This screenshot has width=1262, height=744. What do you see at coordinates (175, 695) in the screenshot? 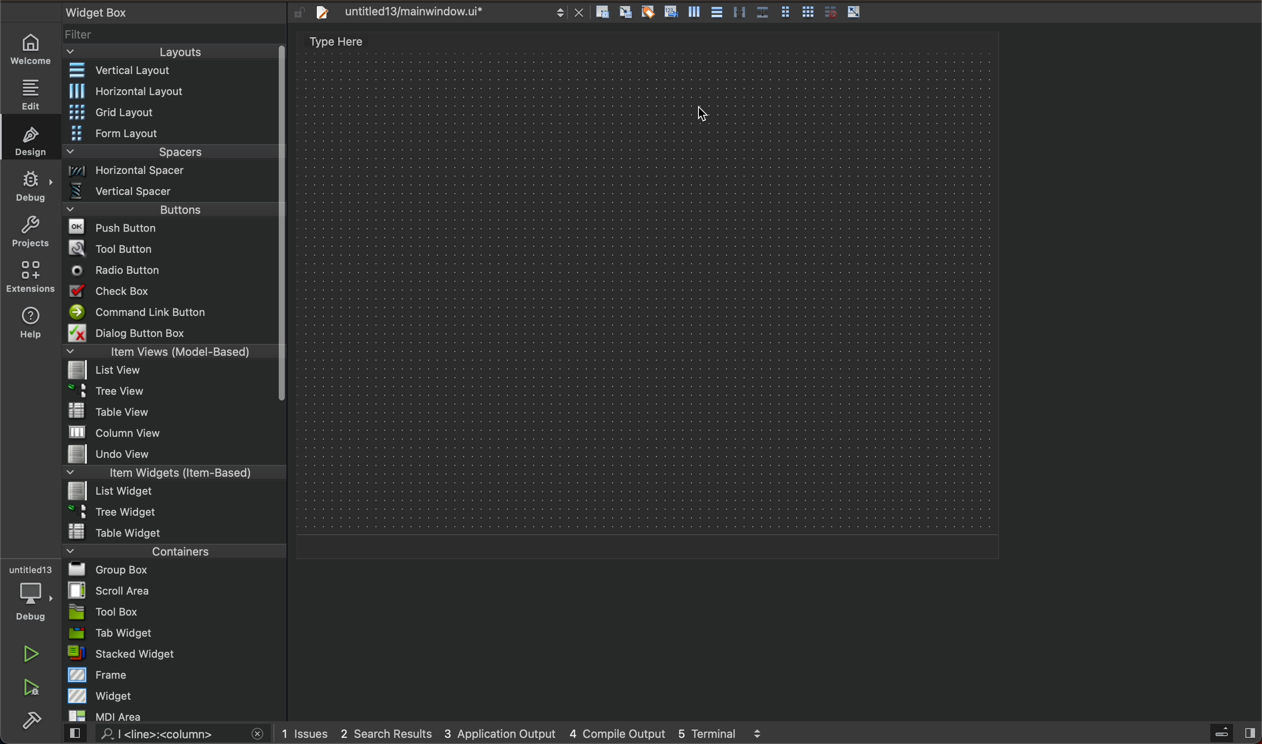
I see `widget` at bounding box center [175, 695].